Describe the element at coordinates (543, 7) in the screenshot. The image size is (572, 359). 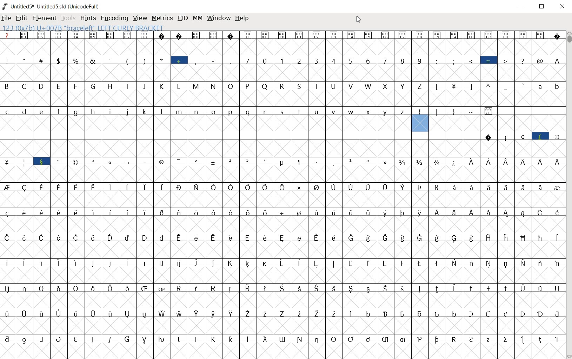
I see `restore down` at that location.